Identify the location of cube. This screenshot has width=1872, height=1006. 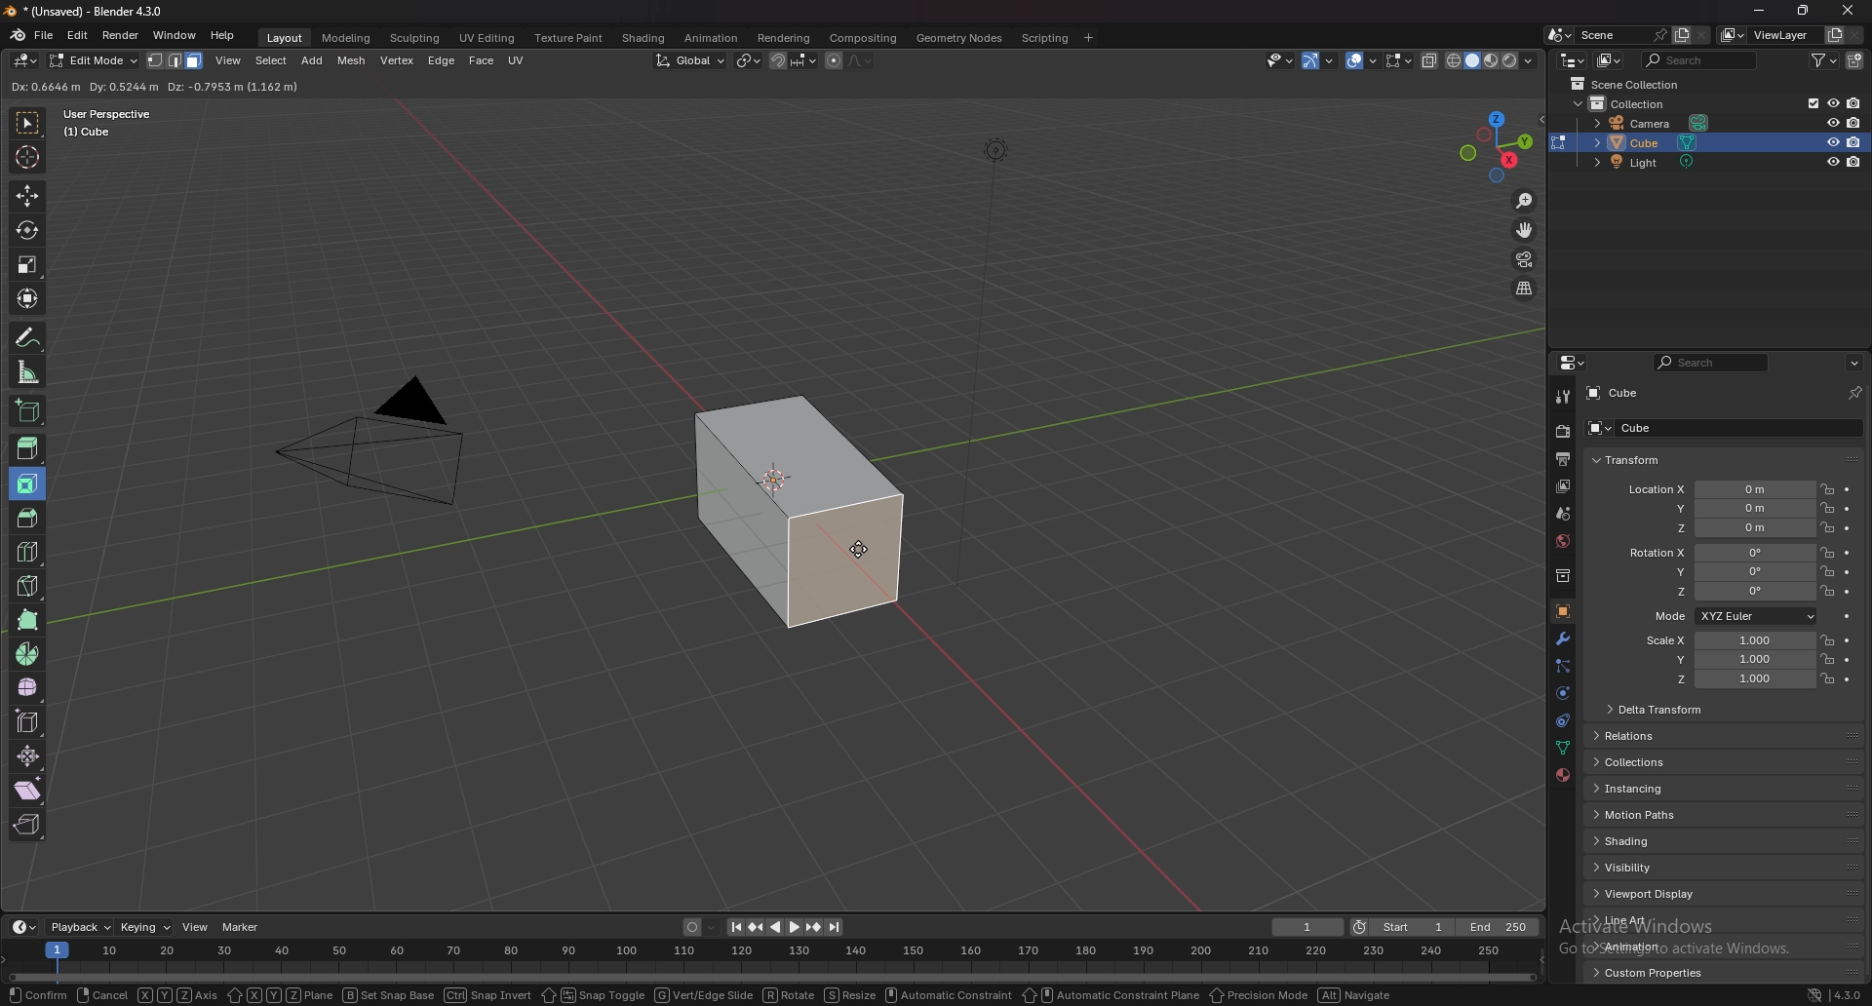
(799, 512).